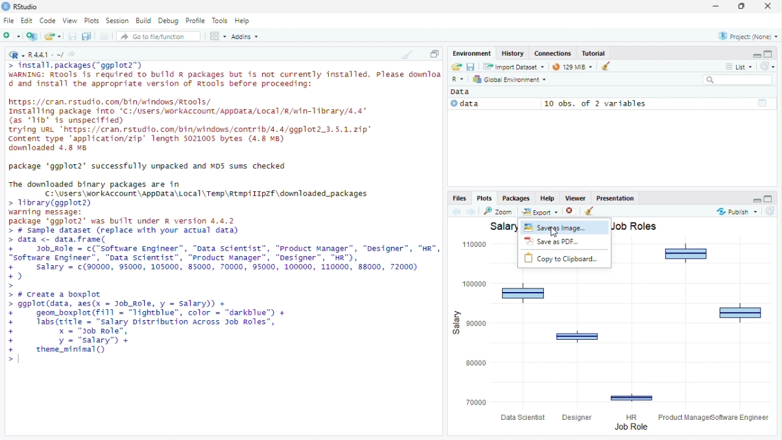 This screenshot has width=782, height=440. Describe the element at coordinates (463, 92) in the screenshot. I see `Data` at that location.